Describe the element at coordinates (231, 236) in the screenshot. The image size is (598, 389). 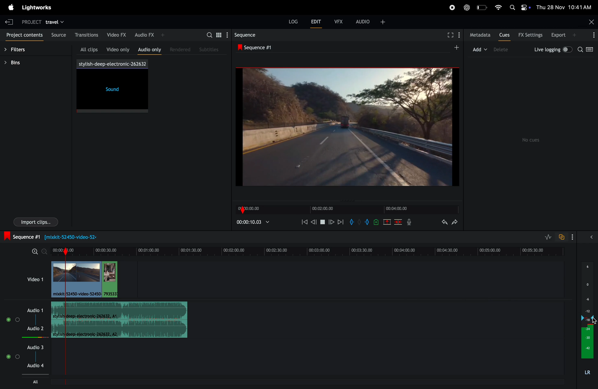
I see `sequence 1: Information` at that location.